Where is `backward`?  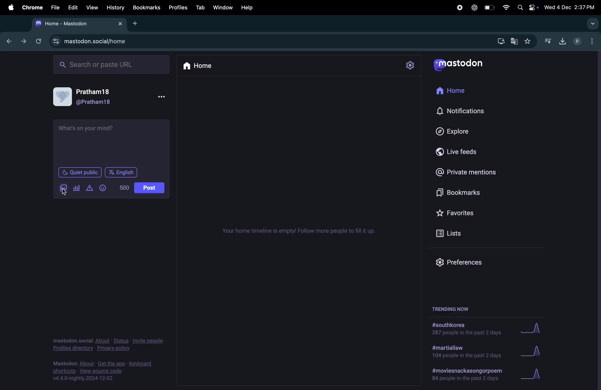
backward is located at coordinates (9, 40).